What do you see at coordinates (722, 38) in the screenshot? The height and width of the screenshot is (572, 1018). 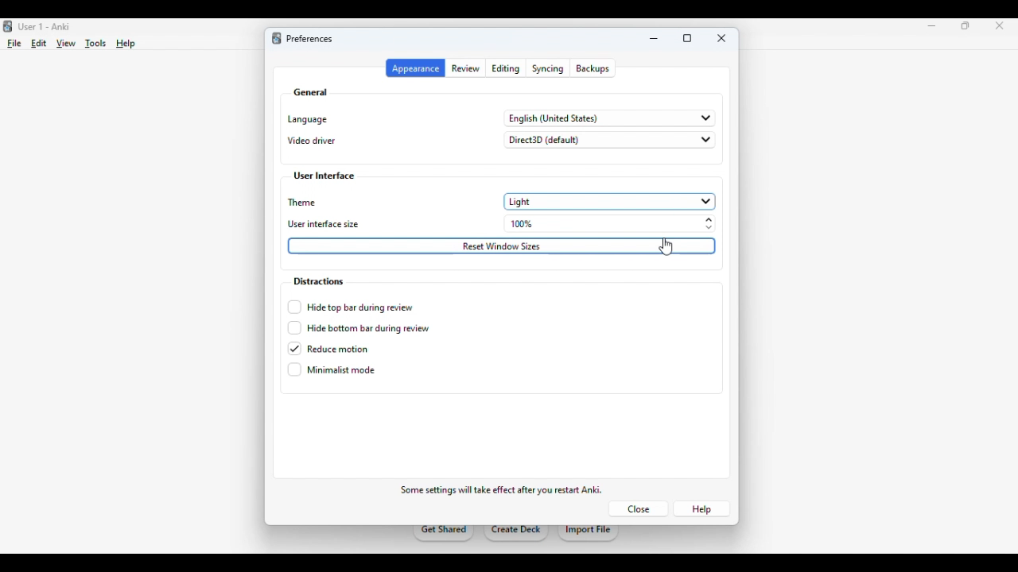 I see `close` at bounding box center [722, 38].